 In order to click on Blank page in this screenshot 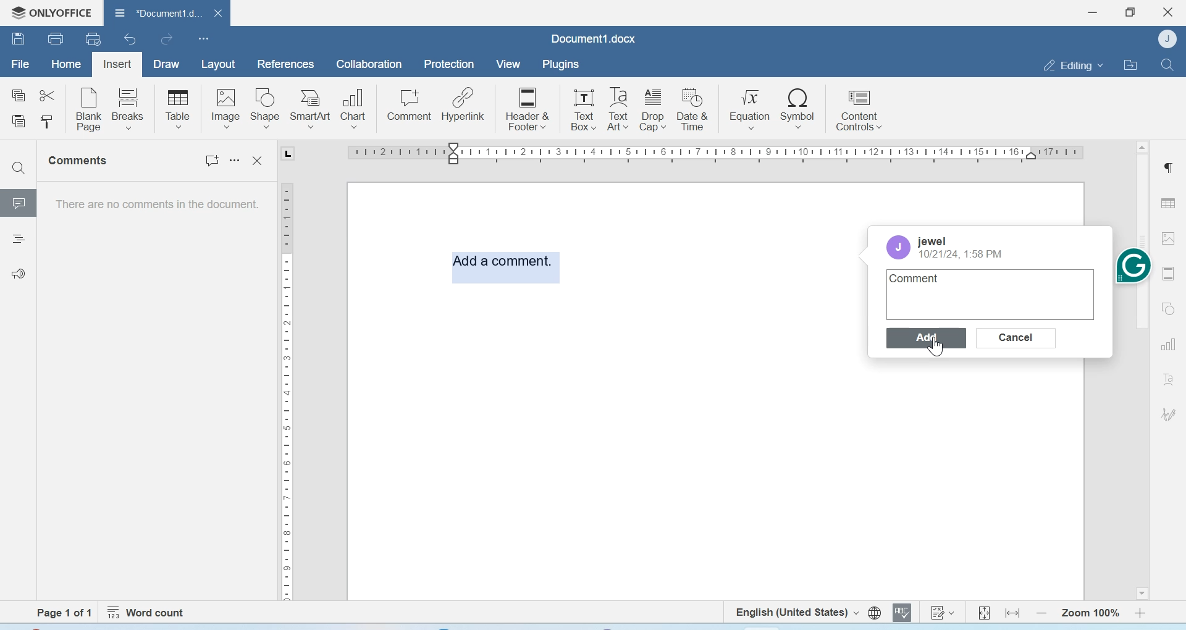, I will do `click(90, 109)`.